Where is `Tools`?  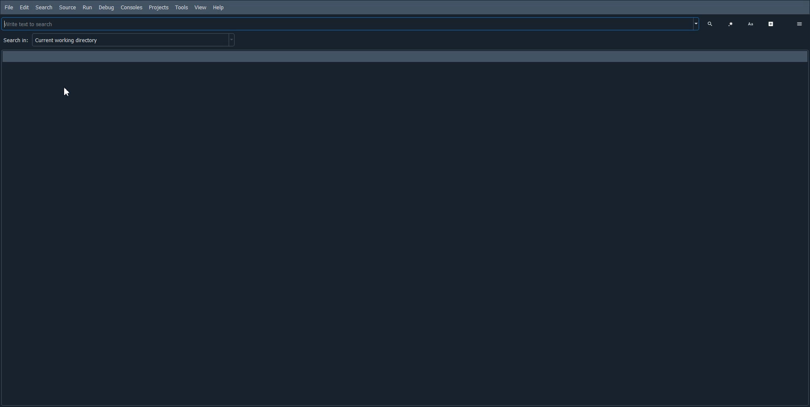
Tools is located at coordinates (181, 7).